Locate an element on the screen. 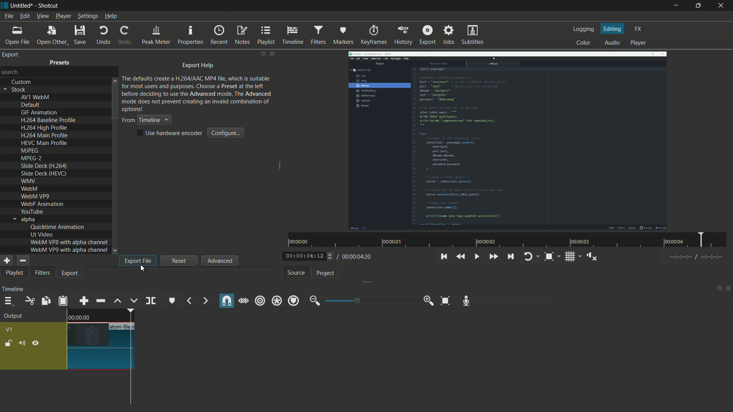  cursor is located at coordinates (143, 270).